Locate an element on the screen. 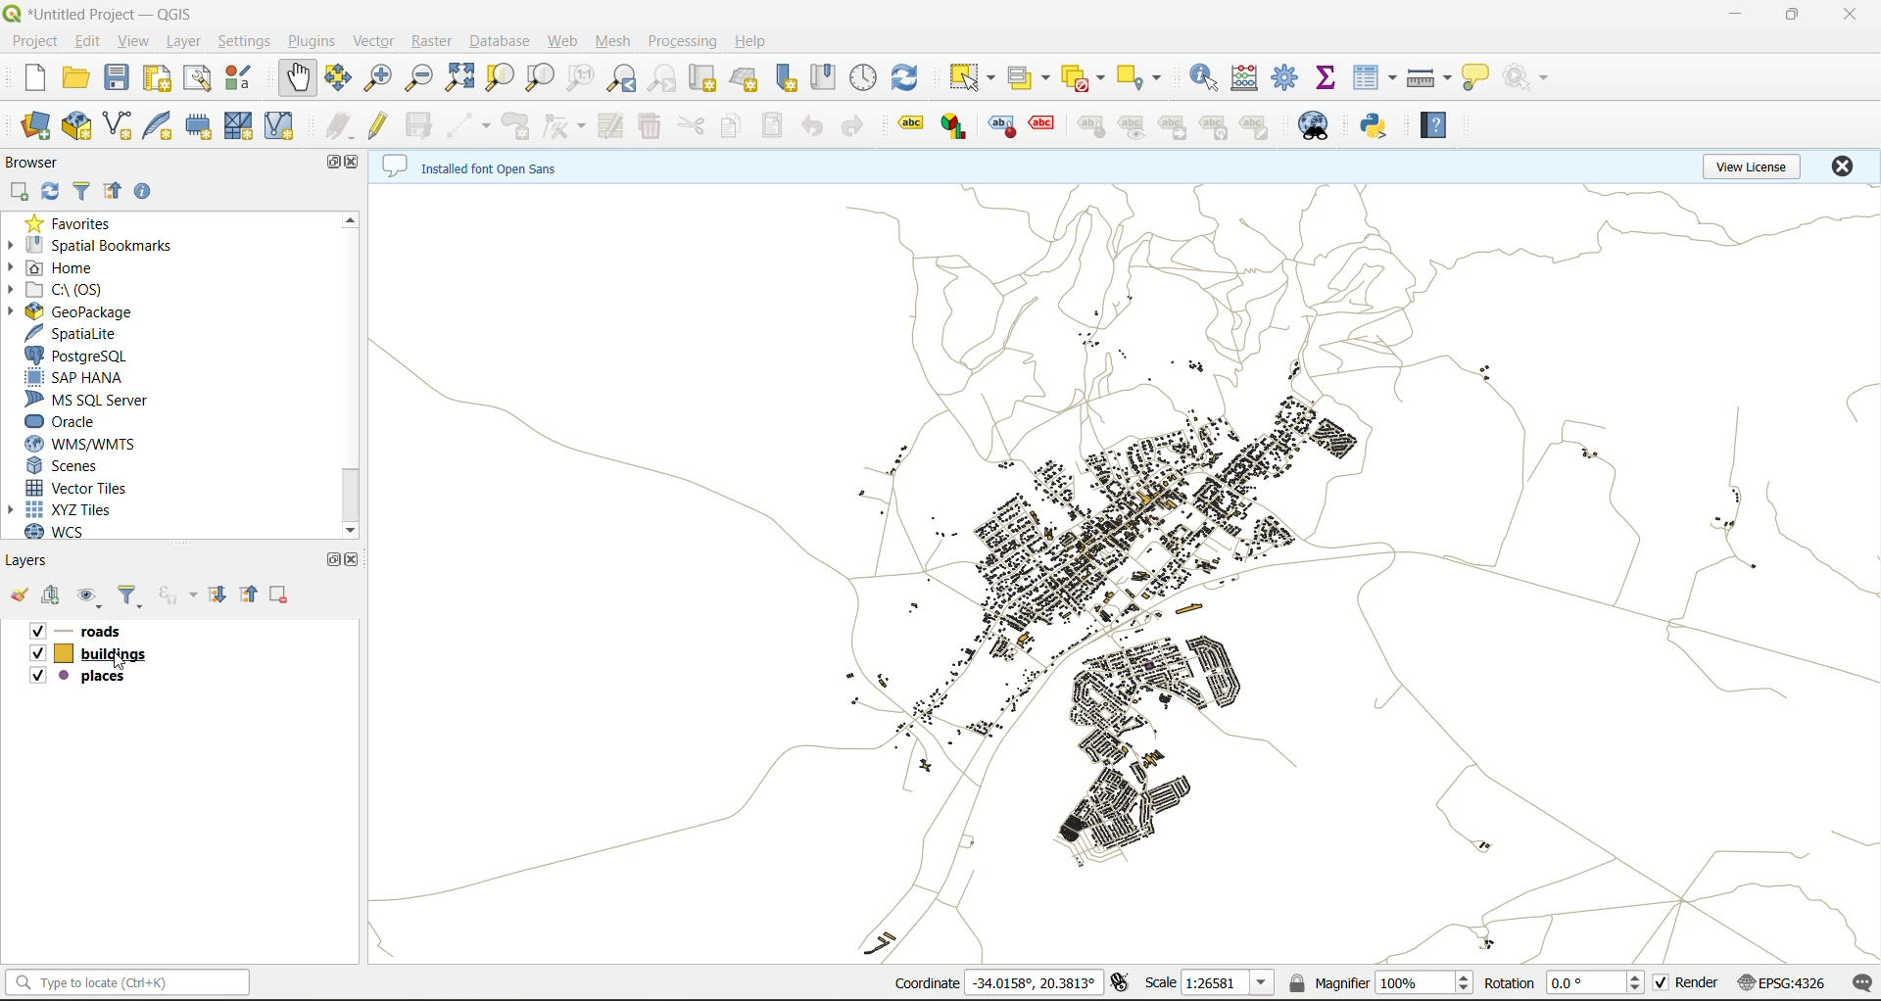 This screenshot has height=1001, width=1881. open is located at coordinates (23, 596).